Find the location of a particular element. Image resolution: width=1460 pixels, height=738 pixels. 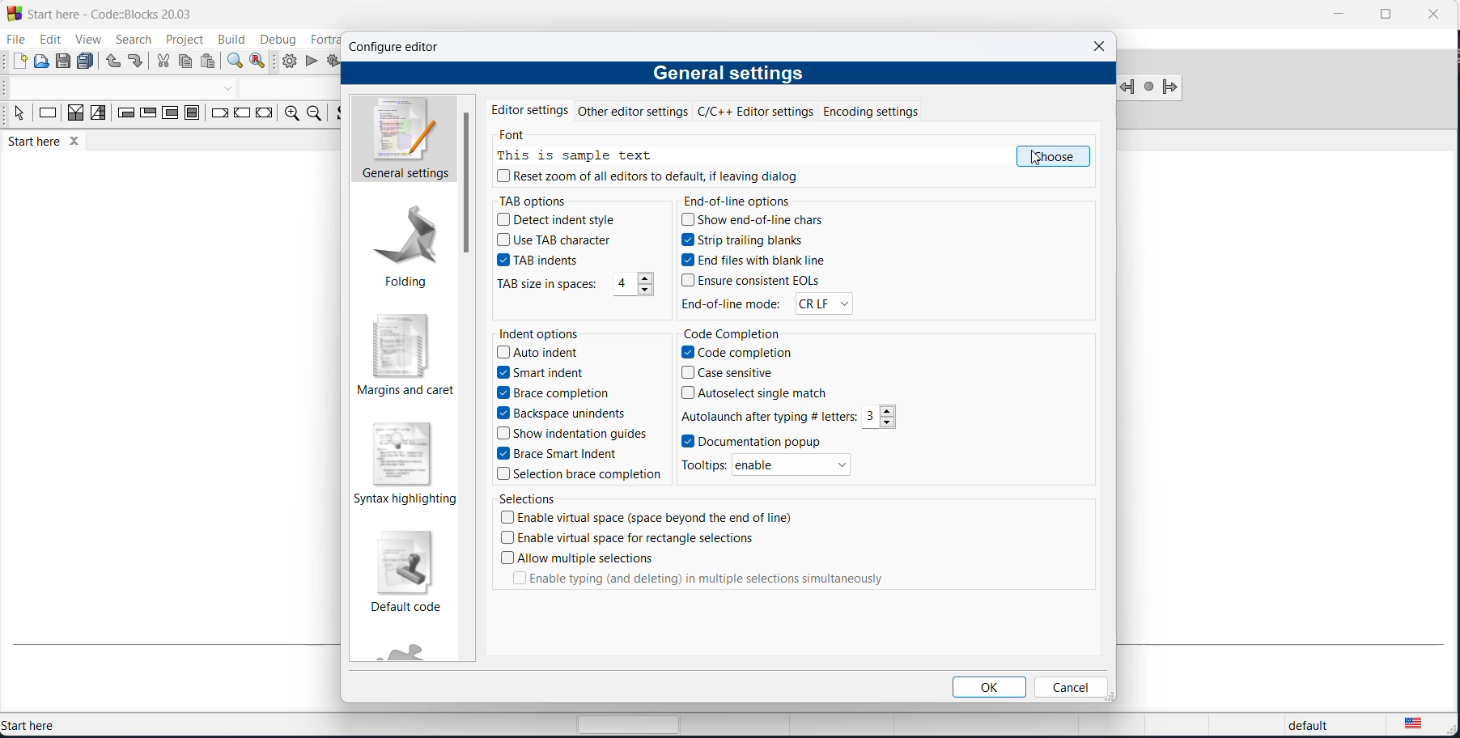

default is located at coordinates (1304, 727).